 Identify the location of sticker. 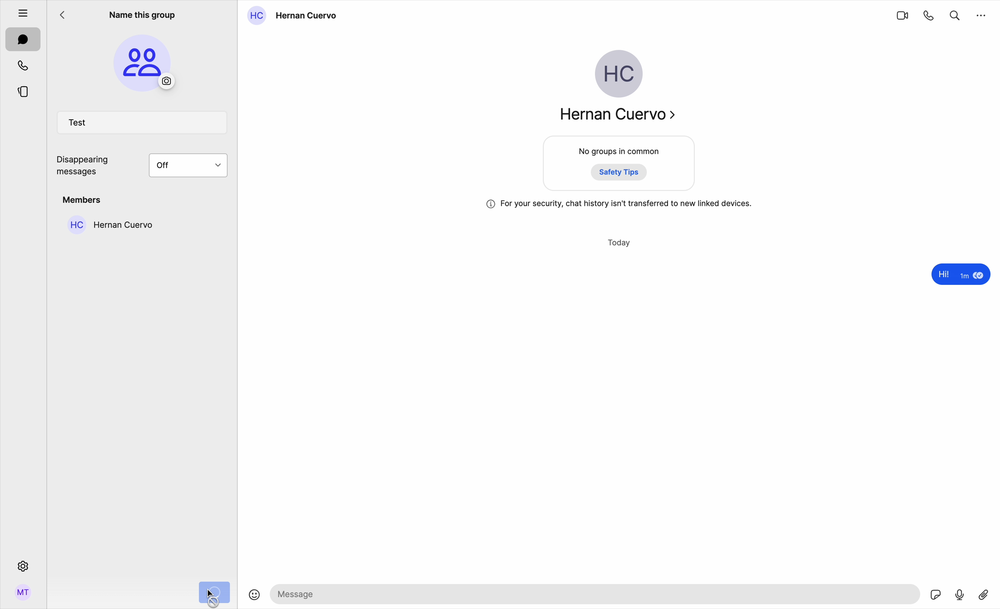
(936, 596).